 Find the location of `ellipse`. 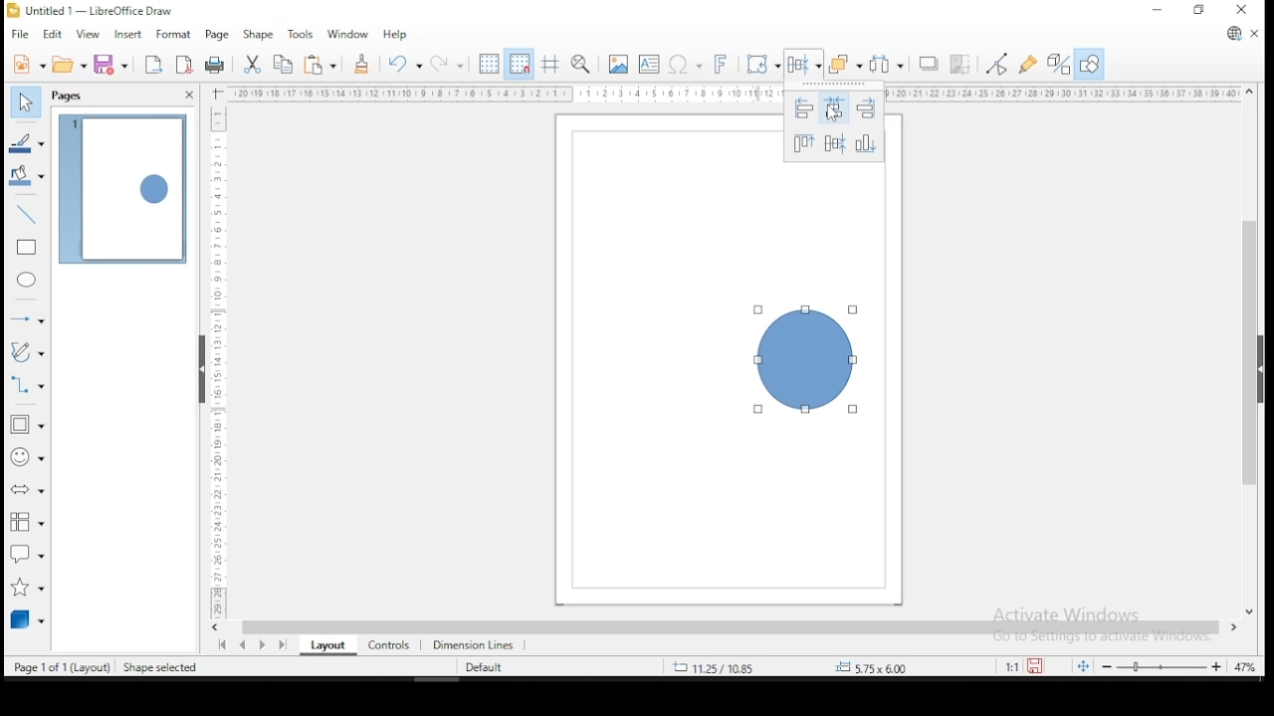

ellipse is located at coordinates (28, 279).